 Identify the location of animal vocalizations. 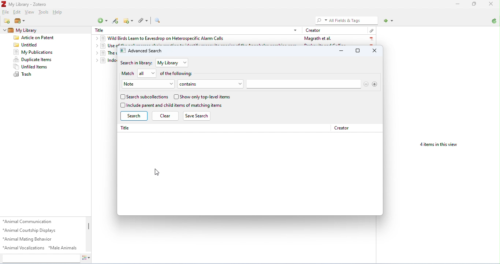
(24, 248).